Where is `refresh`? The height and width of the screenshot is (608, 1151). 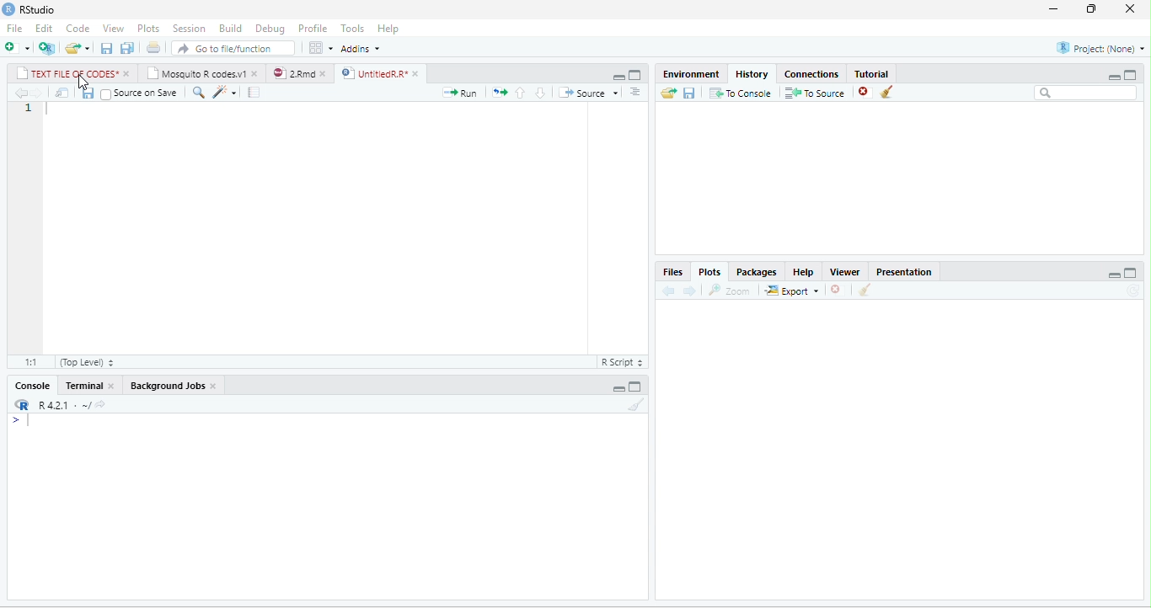 refresh is located at coordinates (1133, 291).